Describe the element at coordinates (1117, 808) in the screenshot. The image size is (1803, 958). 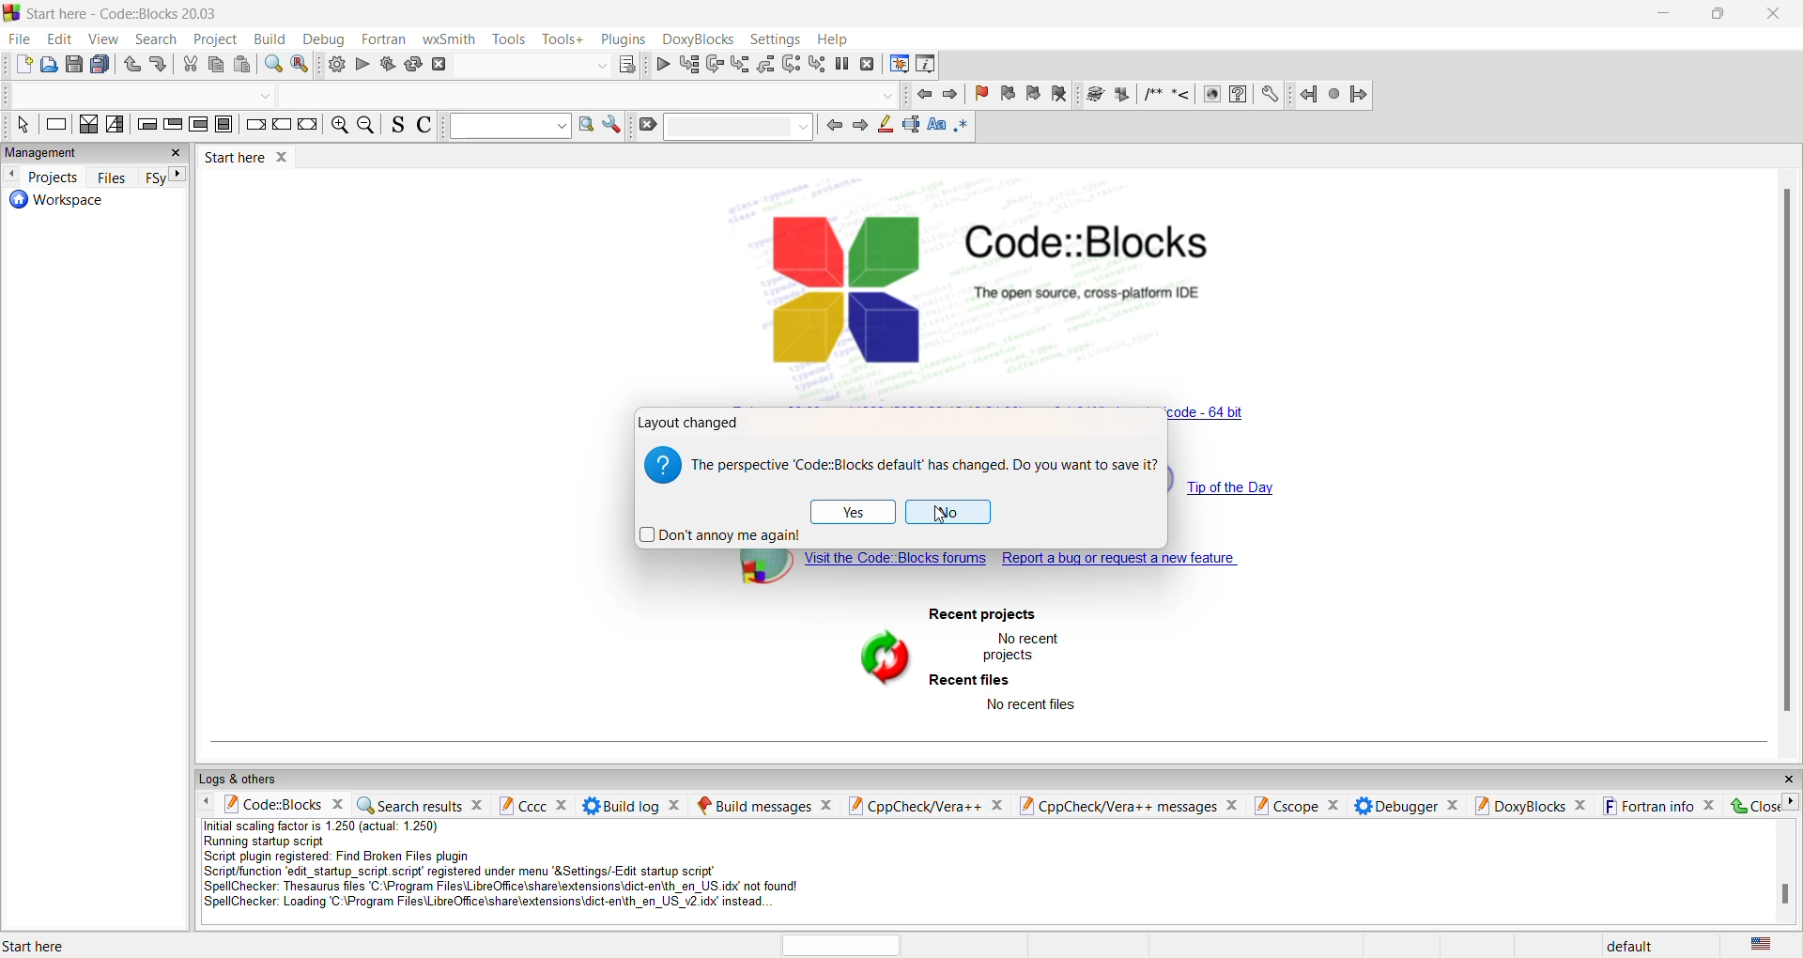
I see `cpp check pane` at that location.